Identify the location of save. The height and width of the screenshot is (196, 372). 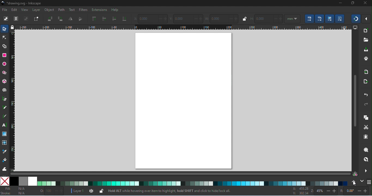
(367, 49).